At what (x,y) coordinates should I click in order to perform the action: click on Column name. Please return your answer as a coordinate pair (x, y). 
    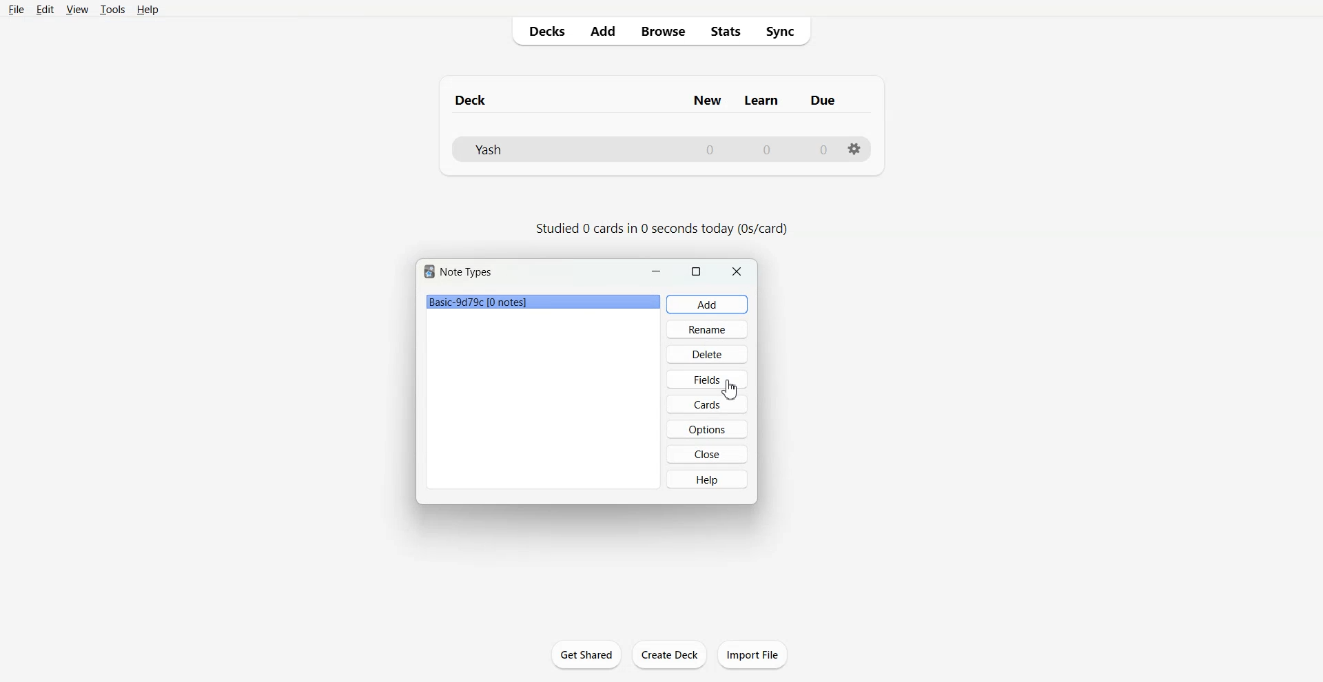
    Looking at the image, I should click on (707, 101).